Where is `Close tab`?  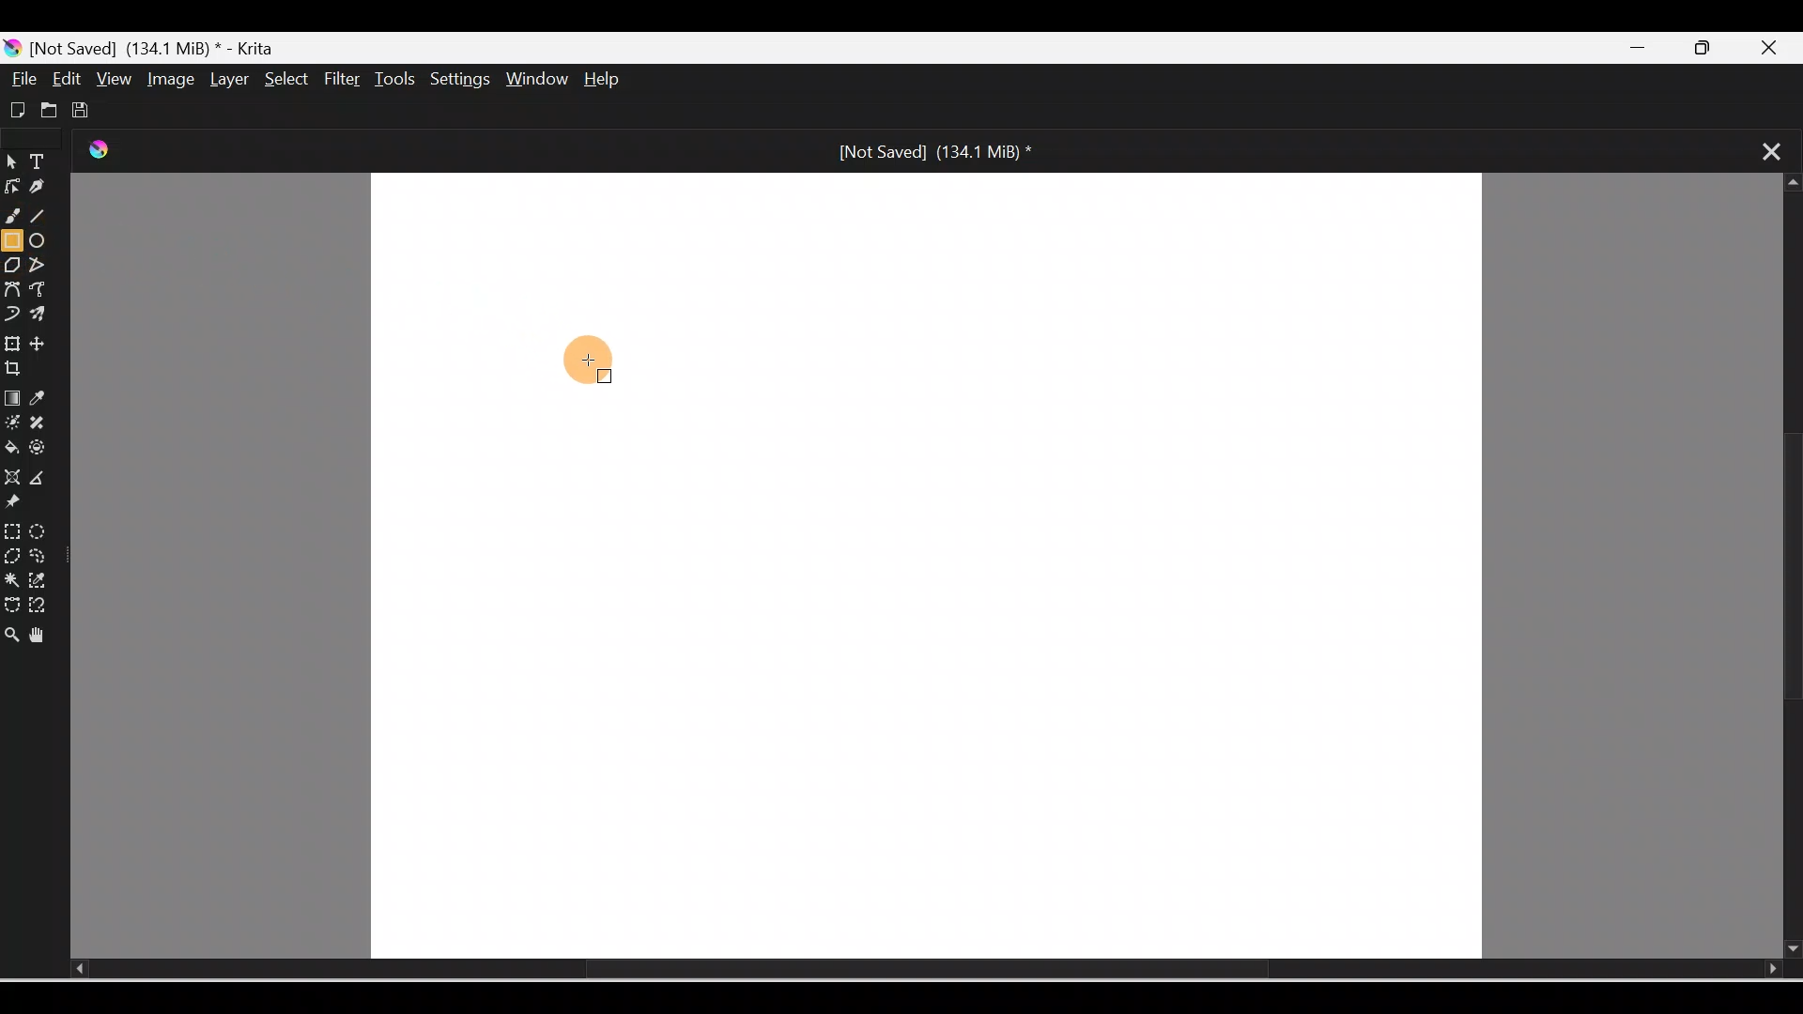
Close tab is located at coordinates (1762, 149).